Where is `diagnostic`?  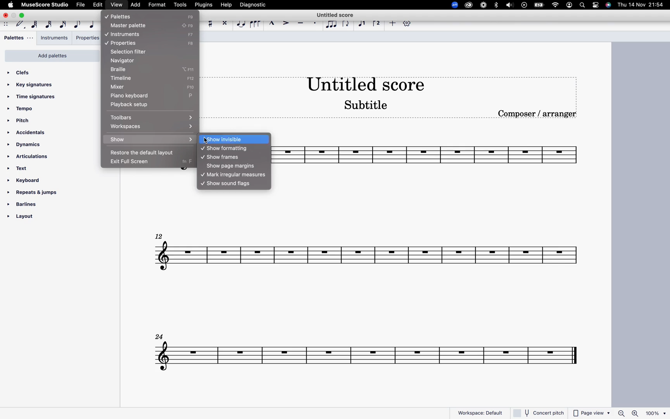
diagnostic is located at coordinates (253, 5).